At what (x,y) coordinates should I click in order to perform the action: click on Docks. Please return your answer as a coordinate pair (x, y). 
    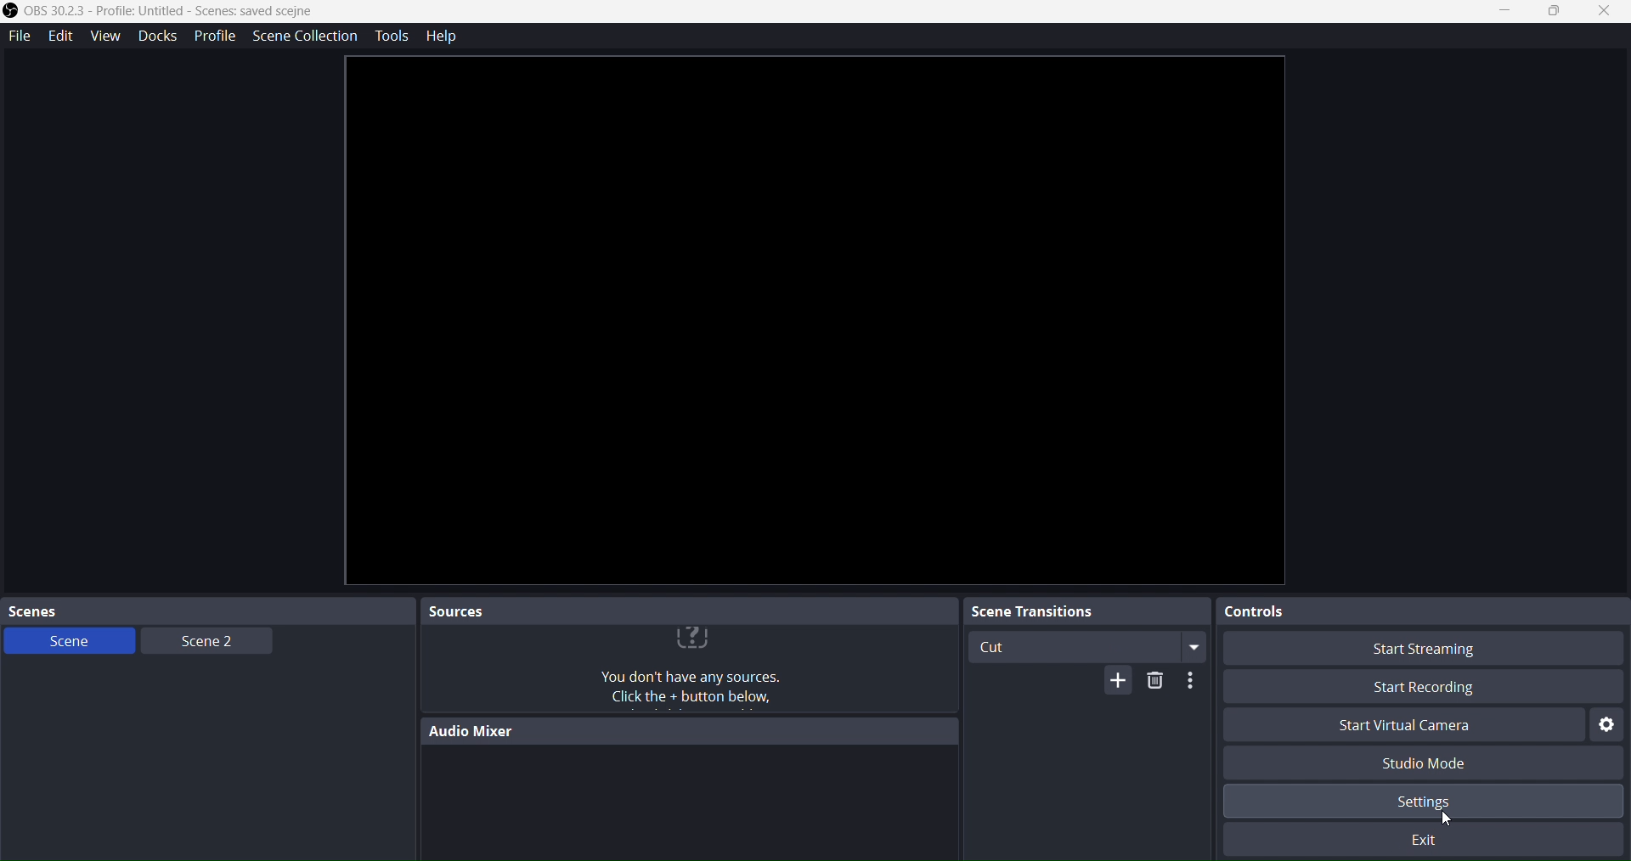
    Looking at the image, I should click on (155, 35).